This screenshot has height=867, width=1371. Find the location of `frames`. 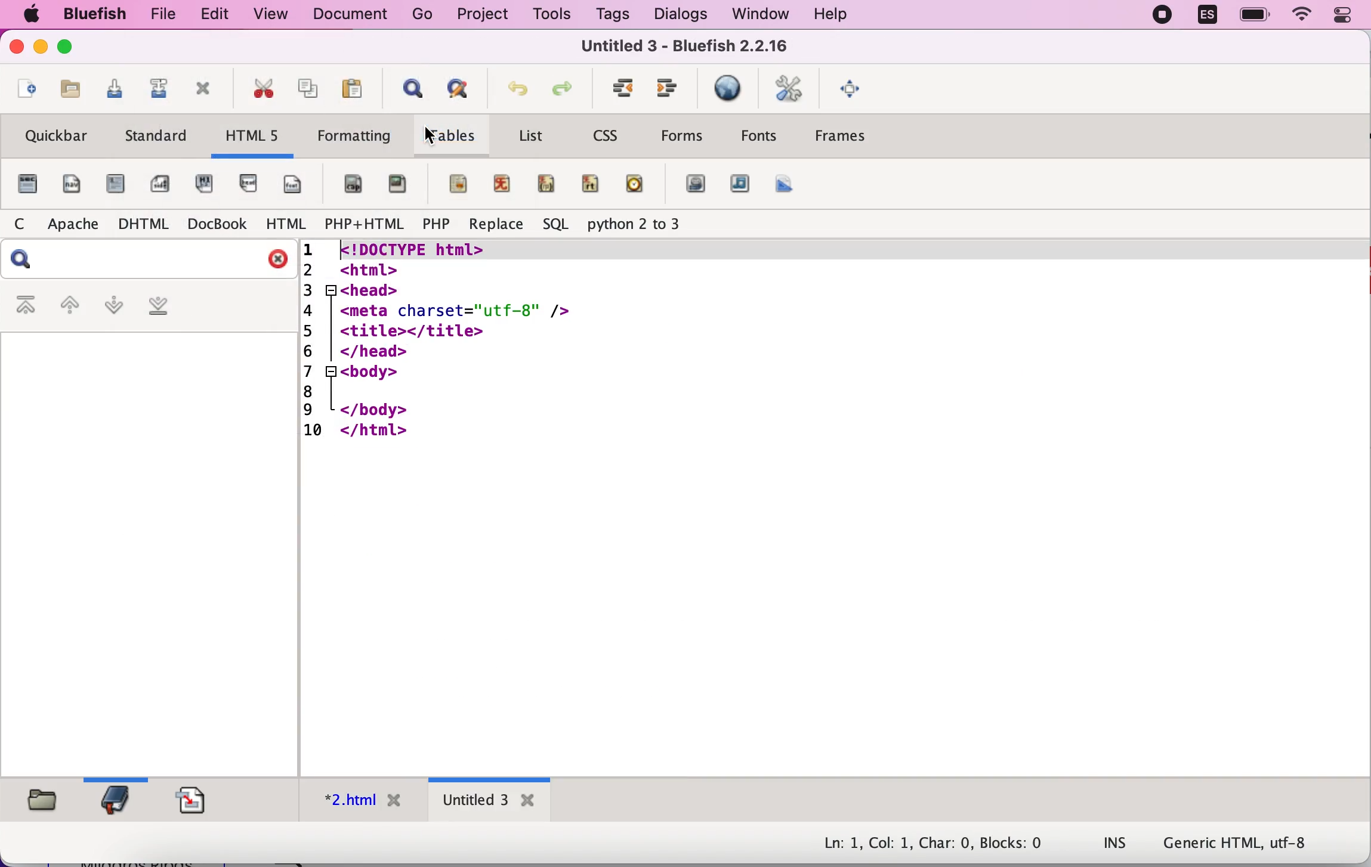

frames is located at coordinates (858, 138).